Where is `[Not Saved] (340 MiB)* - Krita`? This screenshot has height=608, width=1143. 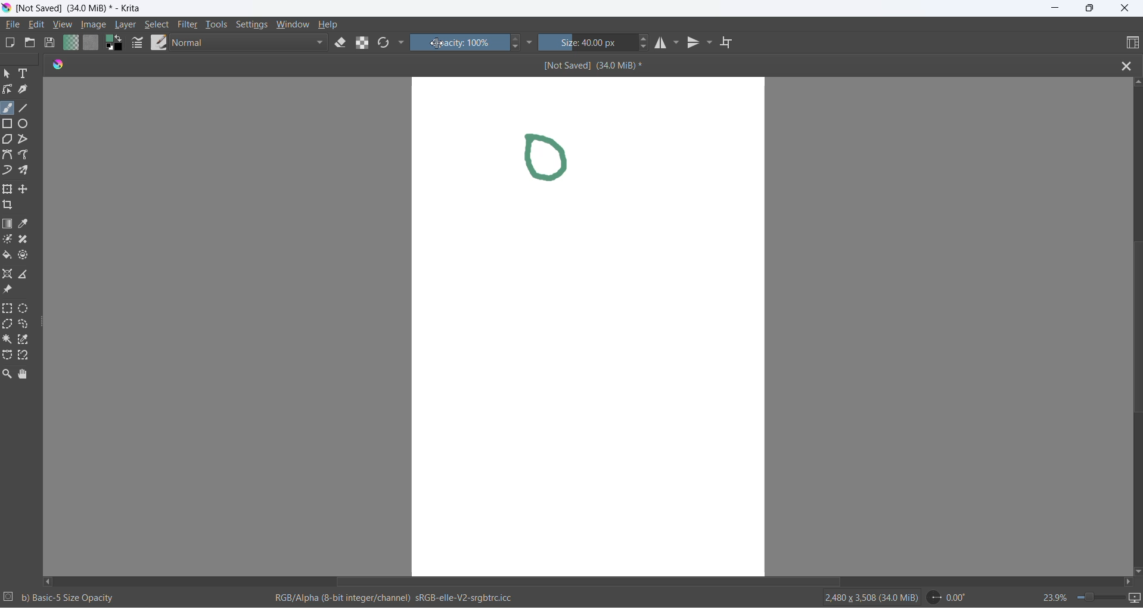 [Not Saved] (340 MiB)* - Krita is located at coordinates (84, 8).